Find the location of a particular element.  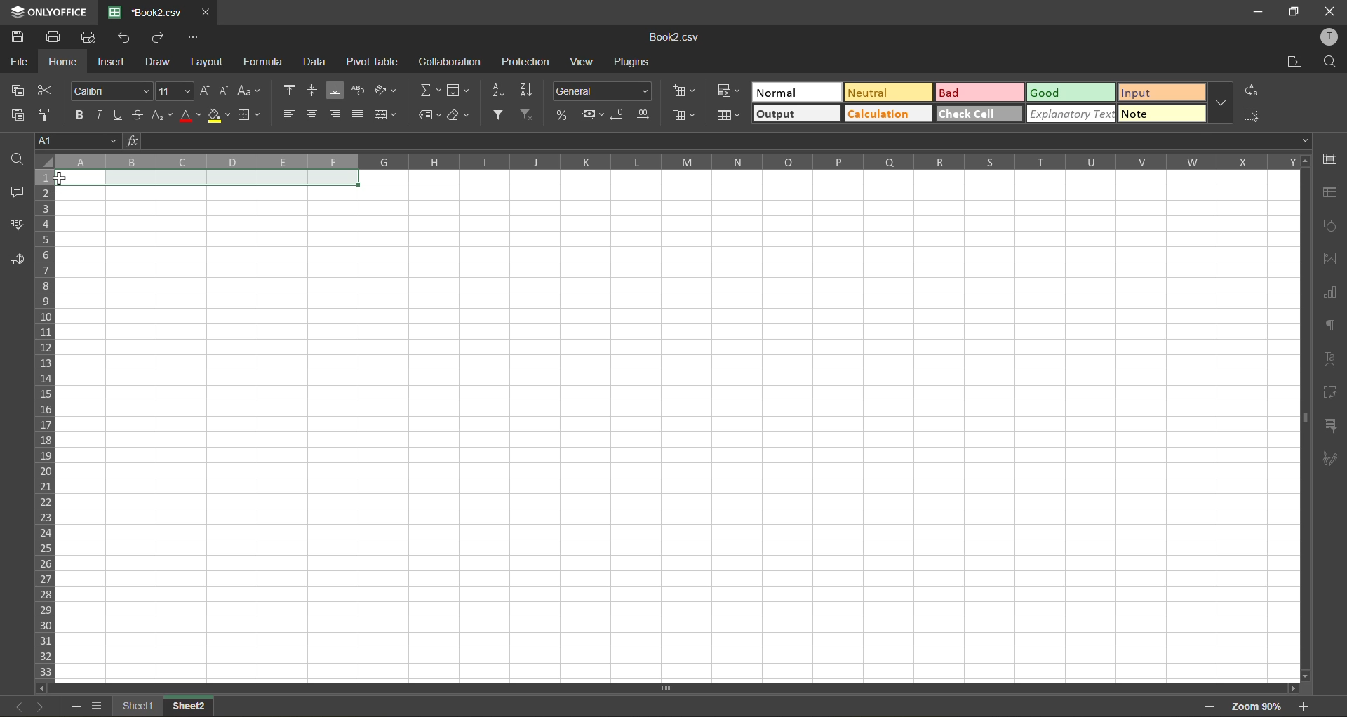

increment size is located at coordinates (203, 91).